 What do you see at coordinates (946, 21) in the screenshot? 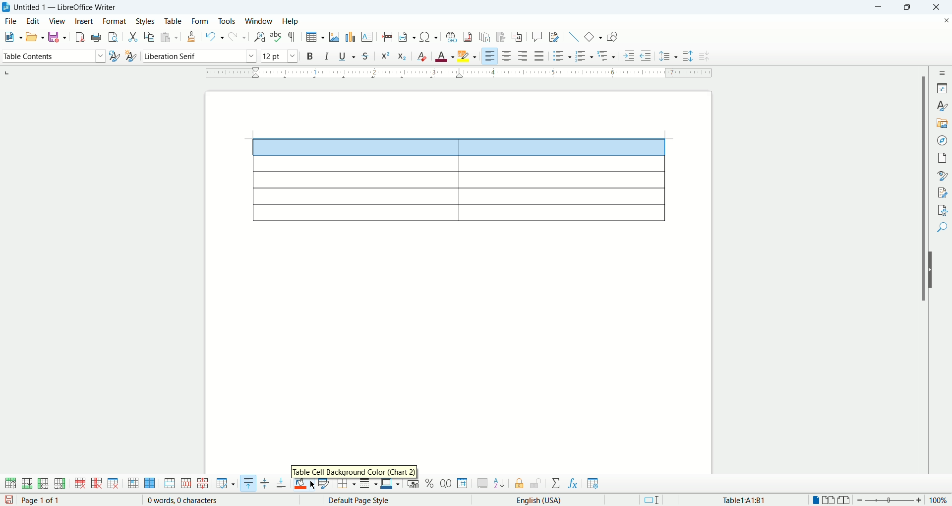
I see `close document` at bounding box center [946, 21].